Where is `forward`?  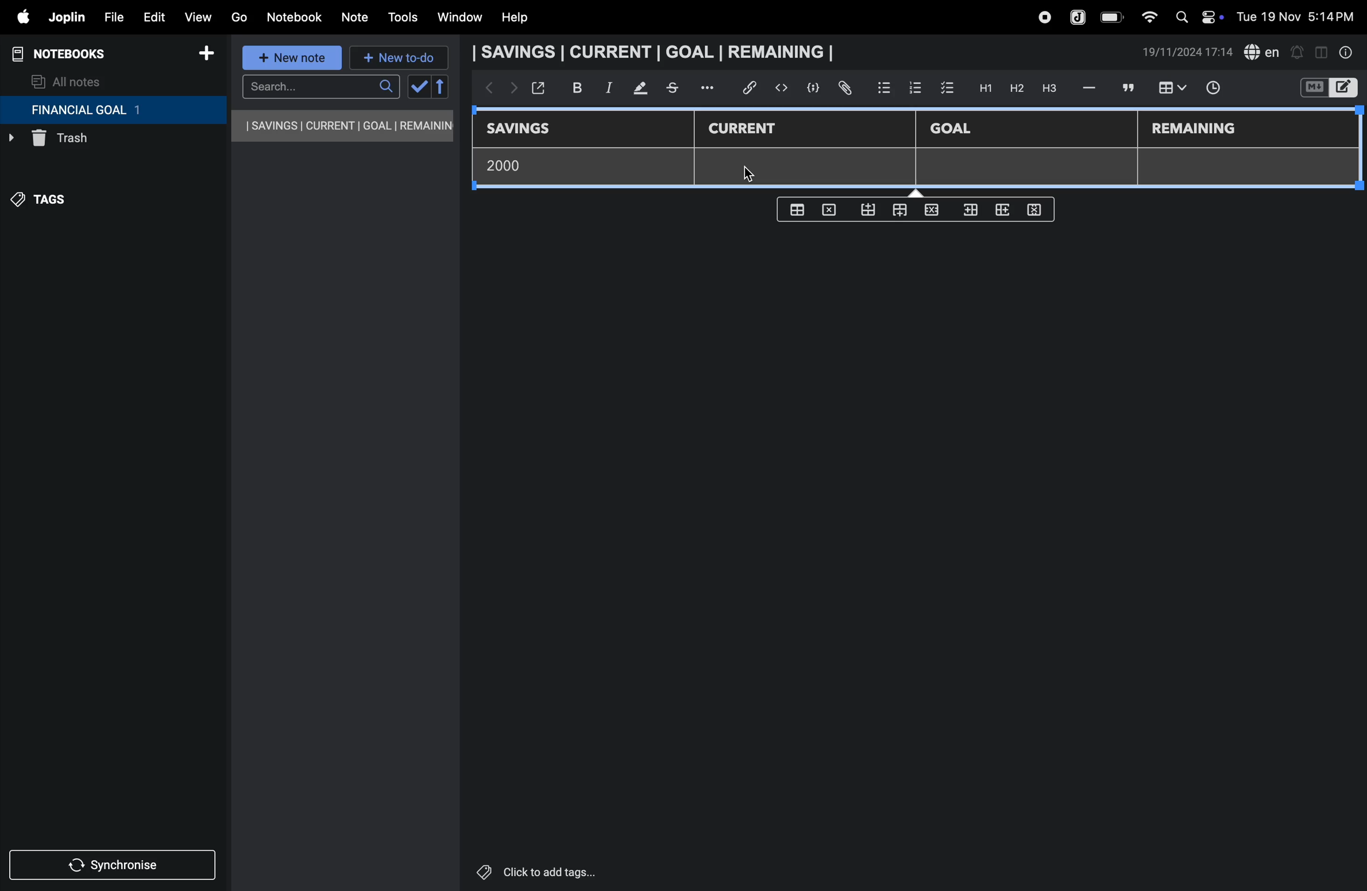
forward is located at coordinates (511, 90).